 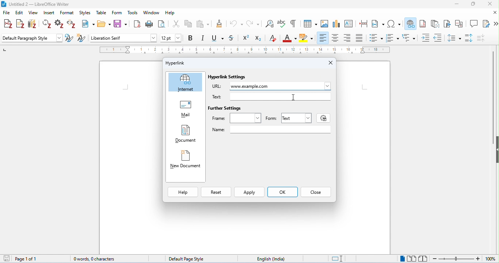 I want to click on clear formatting, so click(x=273, y=38).